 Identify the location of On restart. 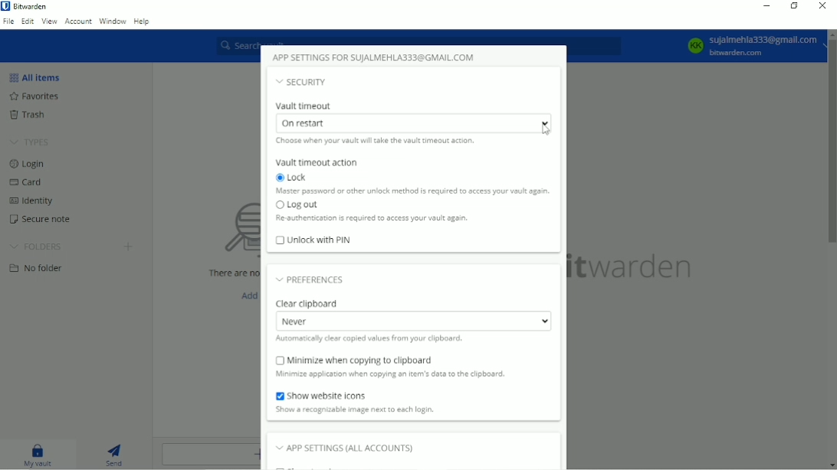
(416, 122).